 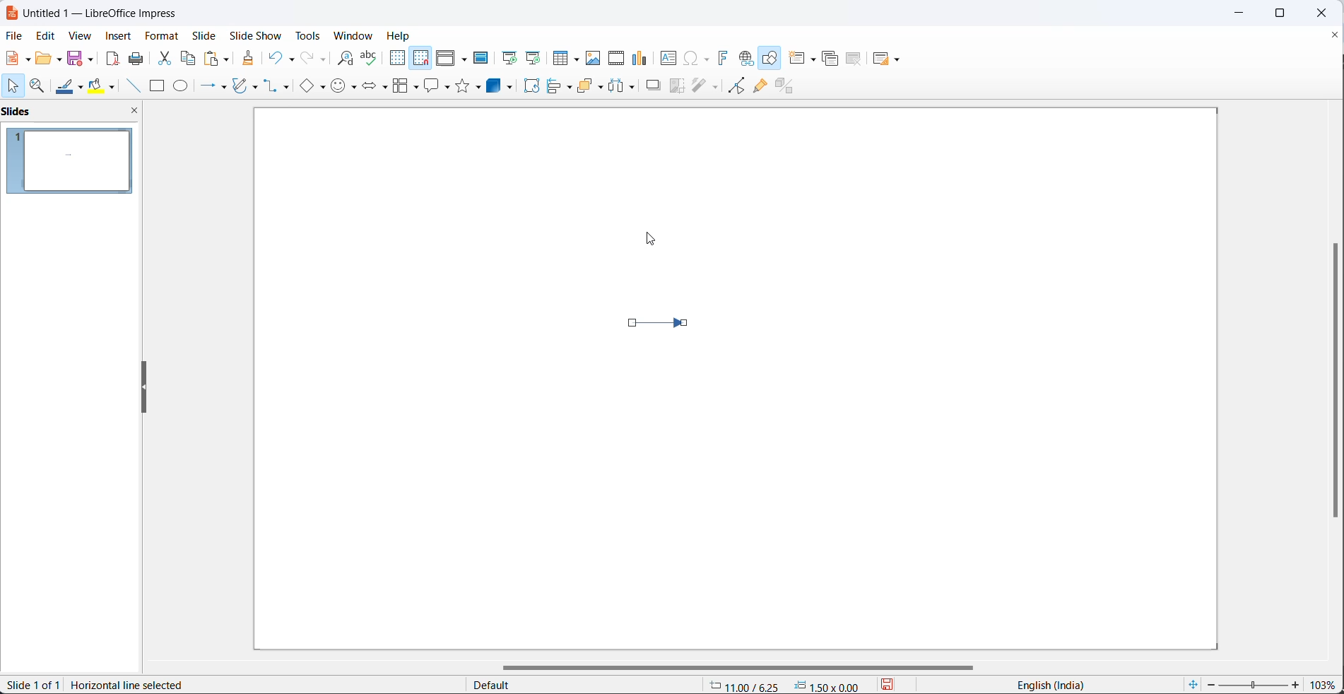 What do you see at coordinates (668, 327) in the screenshot?
I see `arrow pointing towards right` at bounding box center [668, 327].